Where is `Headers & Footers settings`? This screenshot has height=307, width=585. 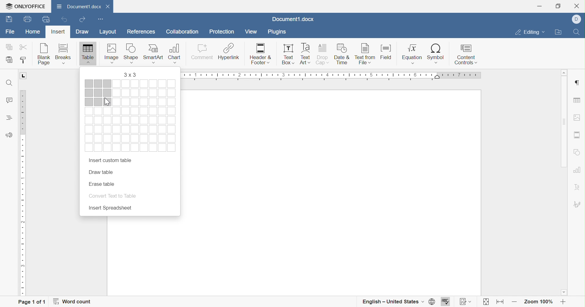 Headers & Footers settings is located at coordinates (577, 136).